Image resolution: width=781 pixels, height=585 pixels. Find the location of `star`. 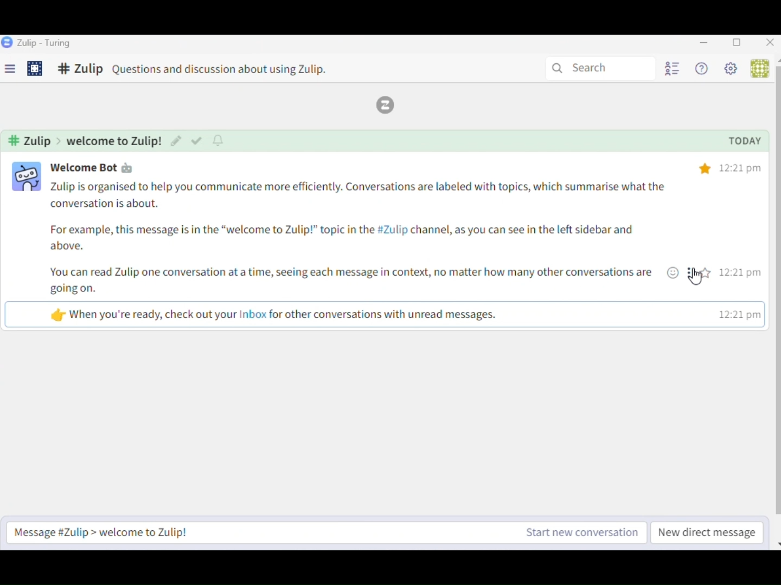

star is located at coordinates (705, 167).